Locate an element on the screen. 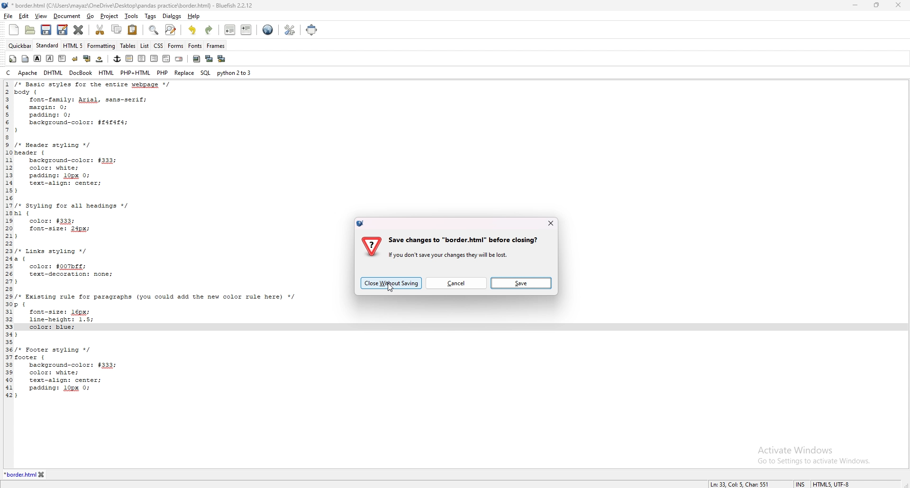 The image size is (910, 488). body is located at coordinates (25, 59).